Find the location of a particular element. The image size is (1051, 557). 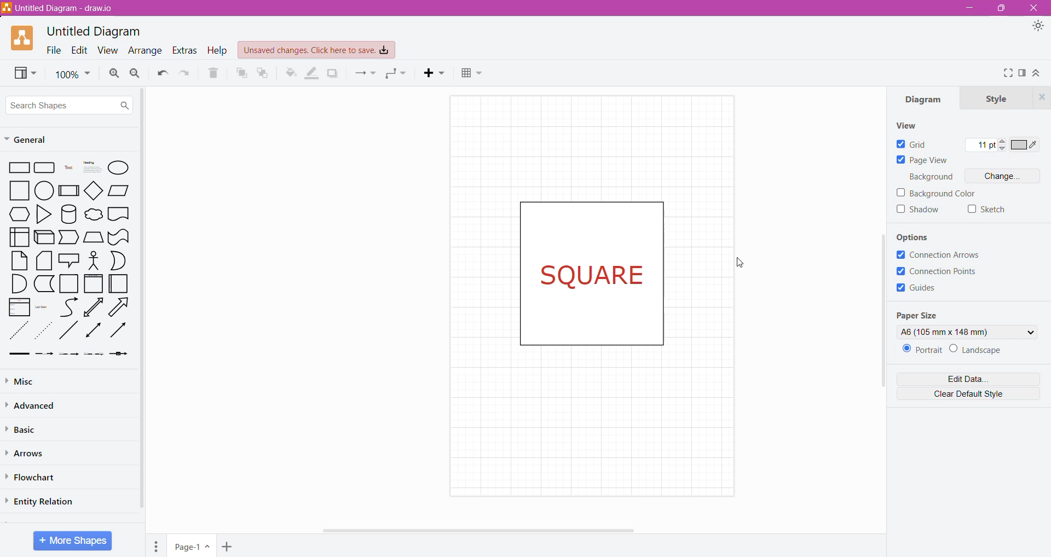

Background Color - click to enable/disable is located at coordinates (936, 194).